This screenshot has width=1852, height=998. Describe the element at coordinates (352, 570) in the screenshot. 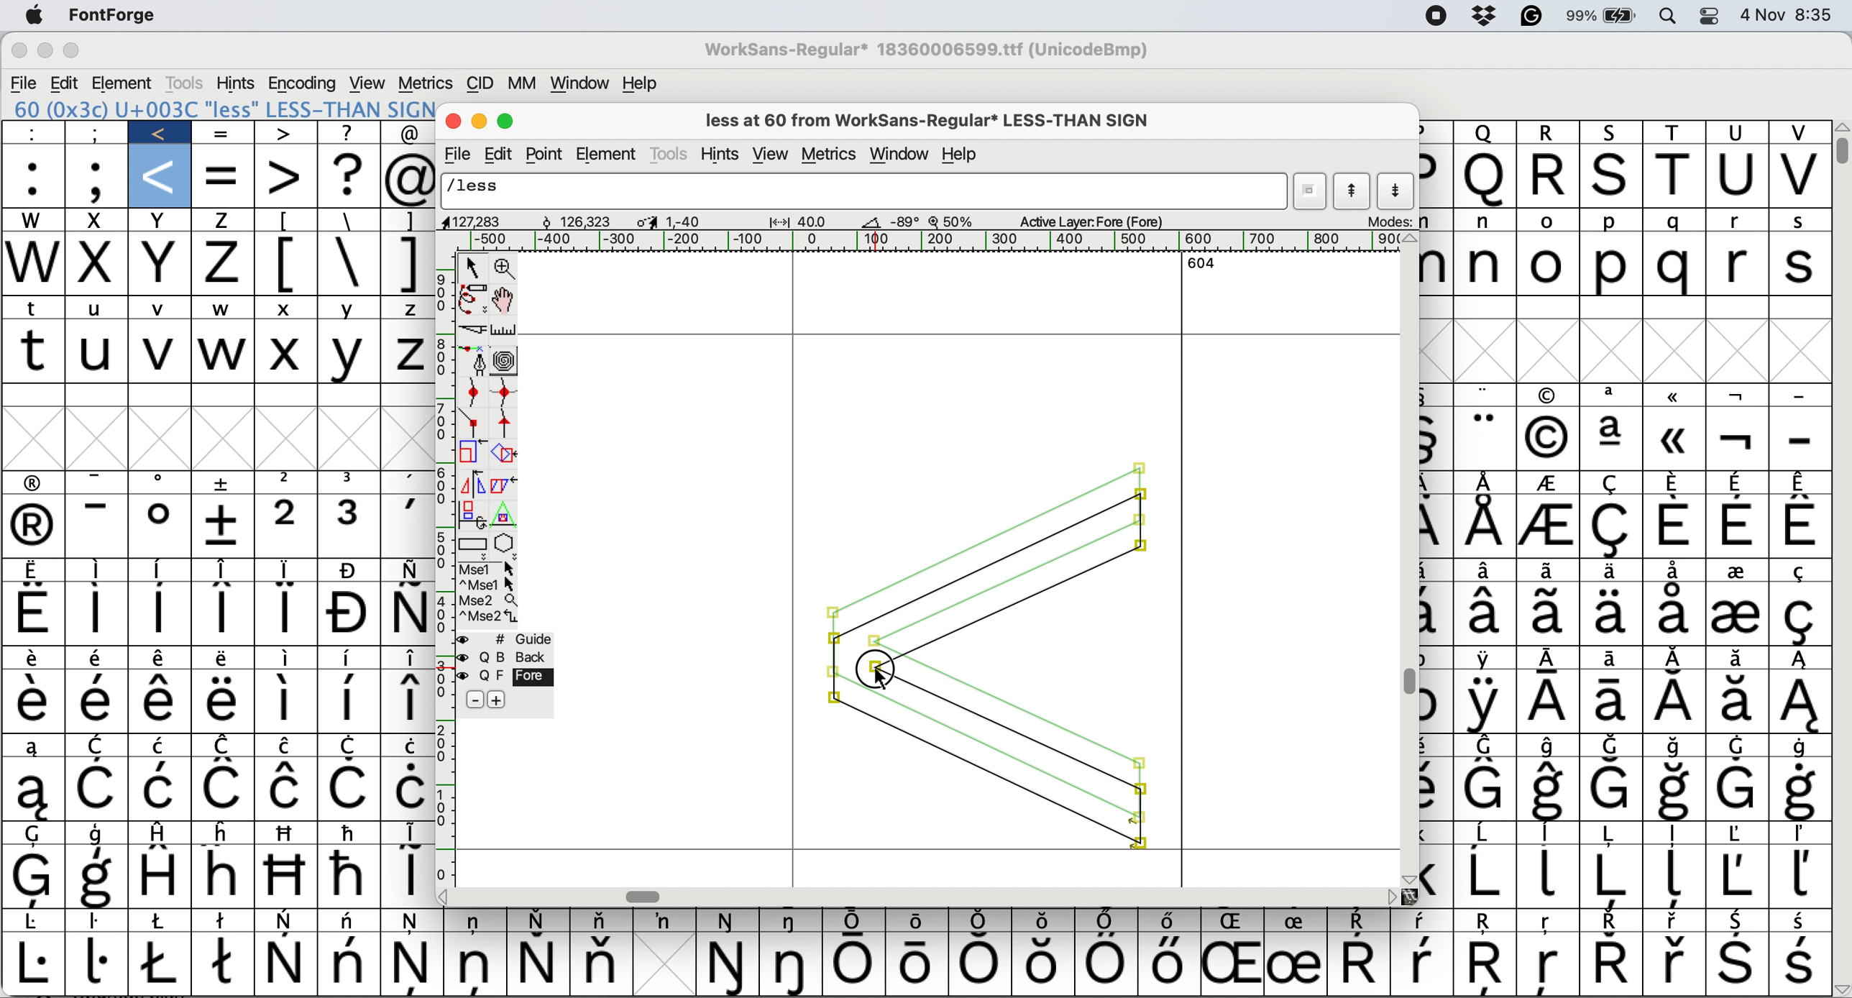

I see `Symbol` at that location.